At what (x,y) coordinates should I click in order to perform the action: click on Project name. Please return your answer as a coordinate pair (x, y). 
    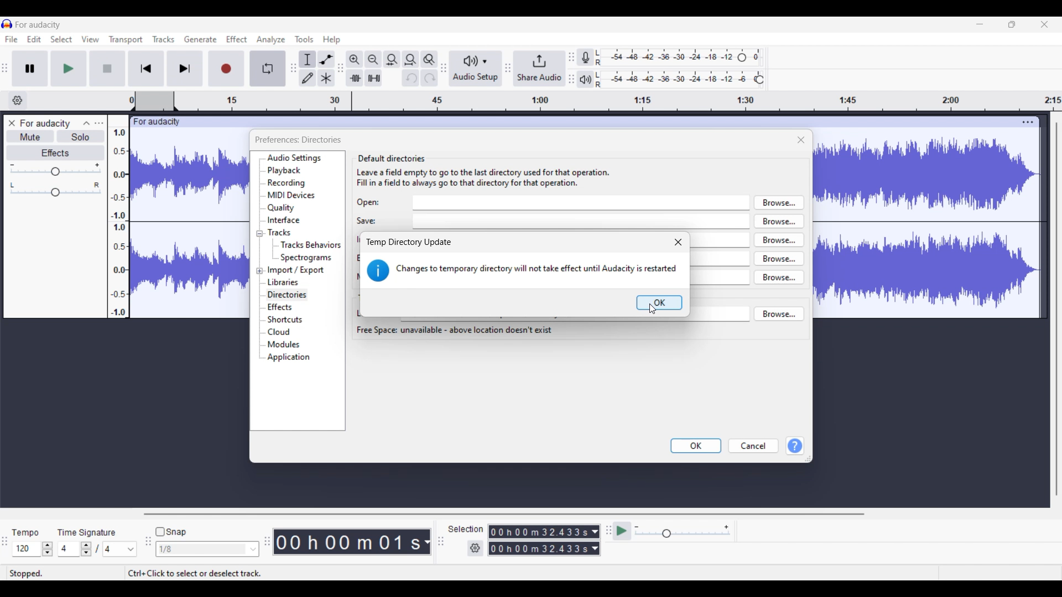
    Looking at the image, I should click on (38, 24).